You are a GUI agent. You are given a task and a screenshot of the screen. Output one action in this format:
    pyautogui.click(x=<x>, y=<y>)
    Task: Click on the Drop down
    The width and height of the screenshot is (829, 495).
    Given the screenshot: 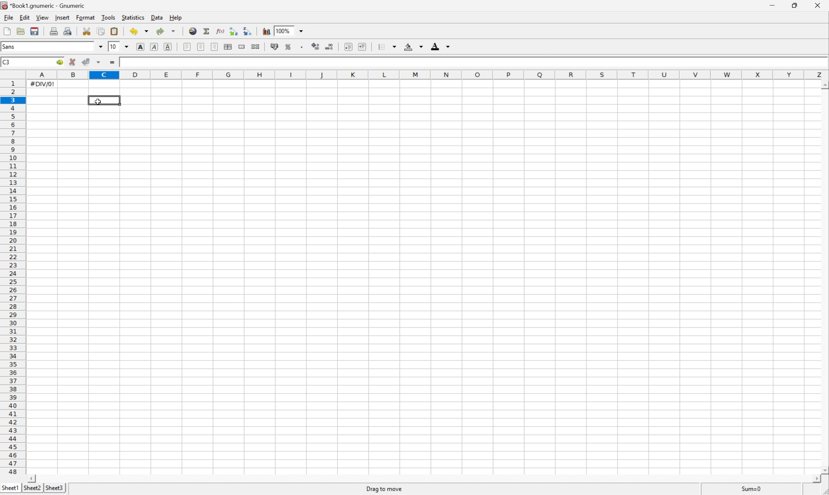 What is the action you would take?
    pyautogui.click(x=302, y=30)
    